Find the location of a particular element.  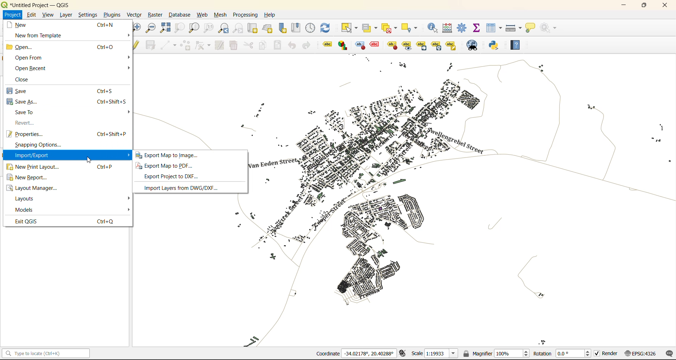

zoom selection is located at coordinates (178, 28).